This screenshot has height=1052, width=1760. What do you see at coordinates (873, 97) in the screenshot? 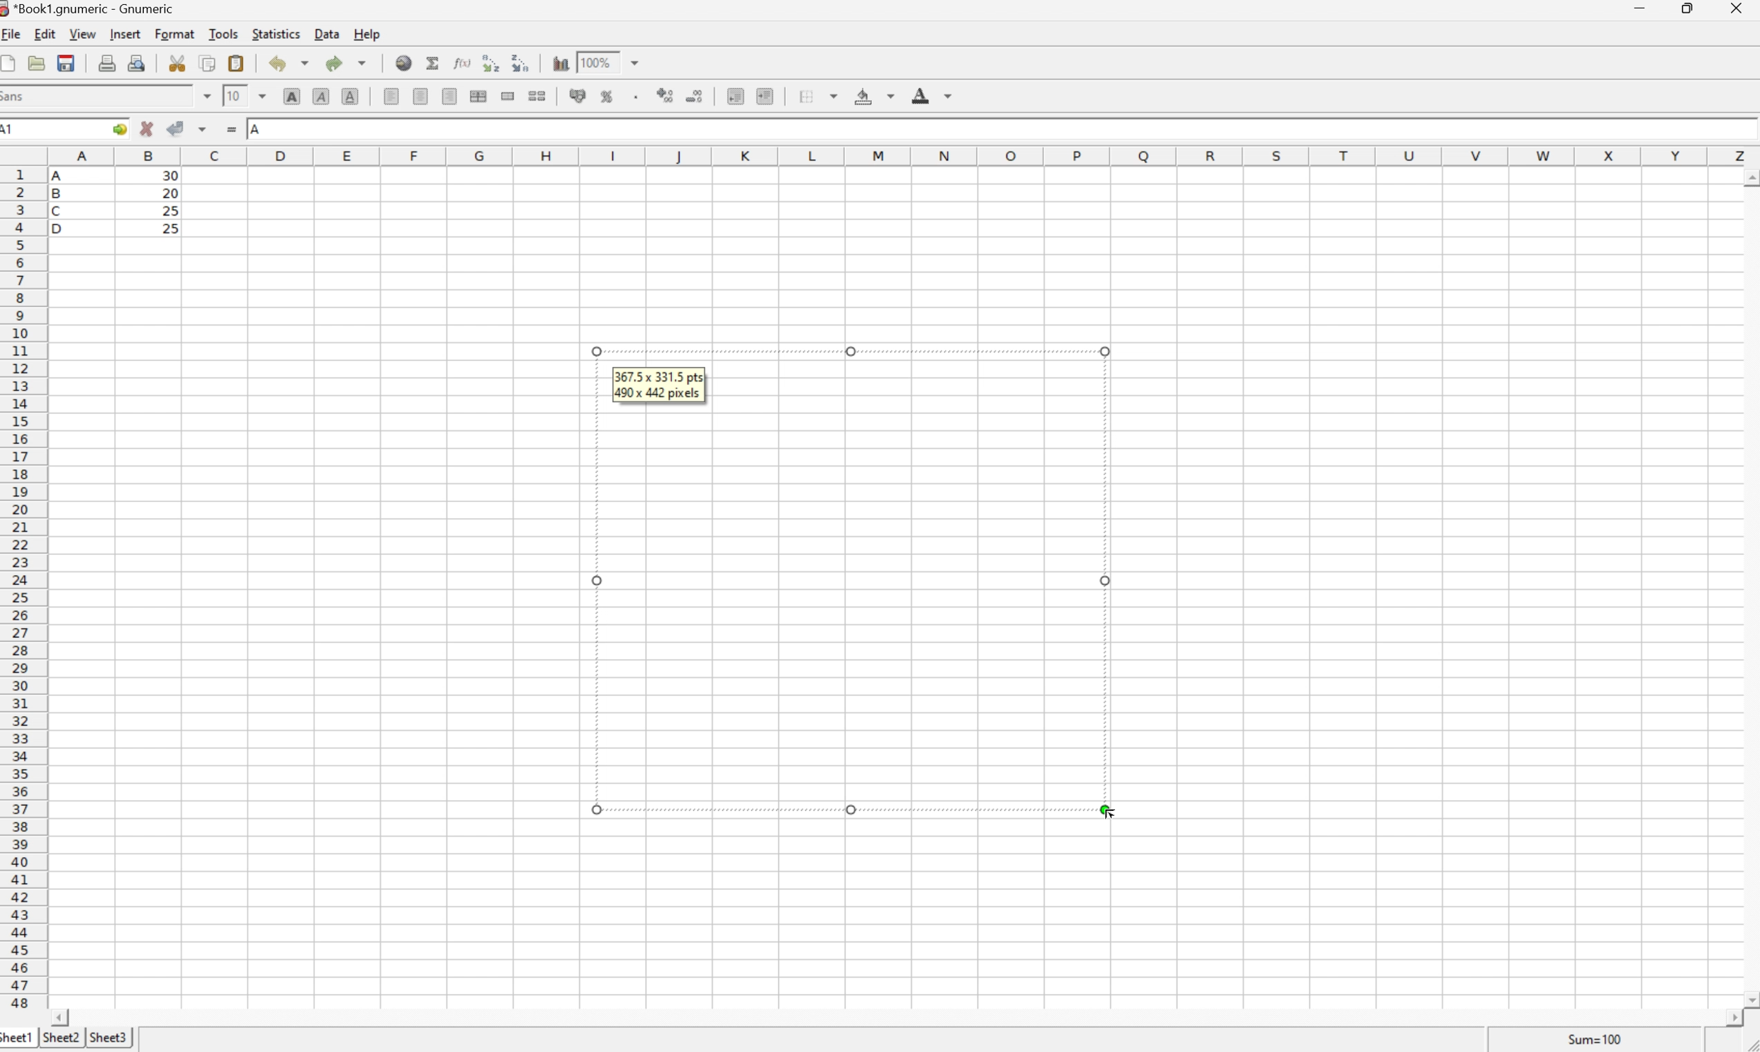
I see `Background` at bounding box center [873, 97].